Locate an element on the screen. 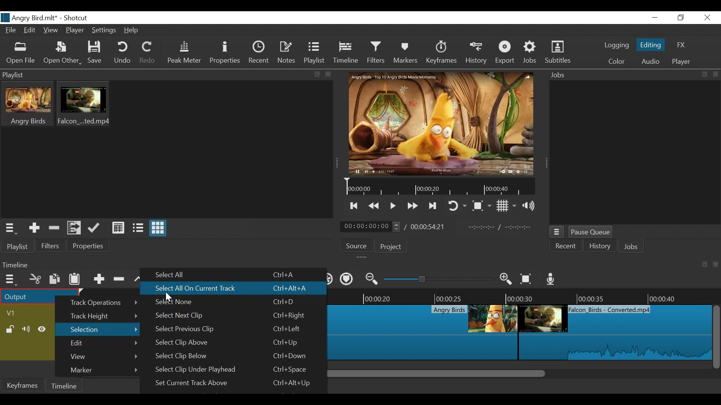 Image resolution: width=721 pixels, height=405 pixels. Play backward quickly is located at coordinates (375, 206).